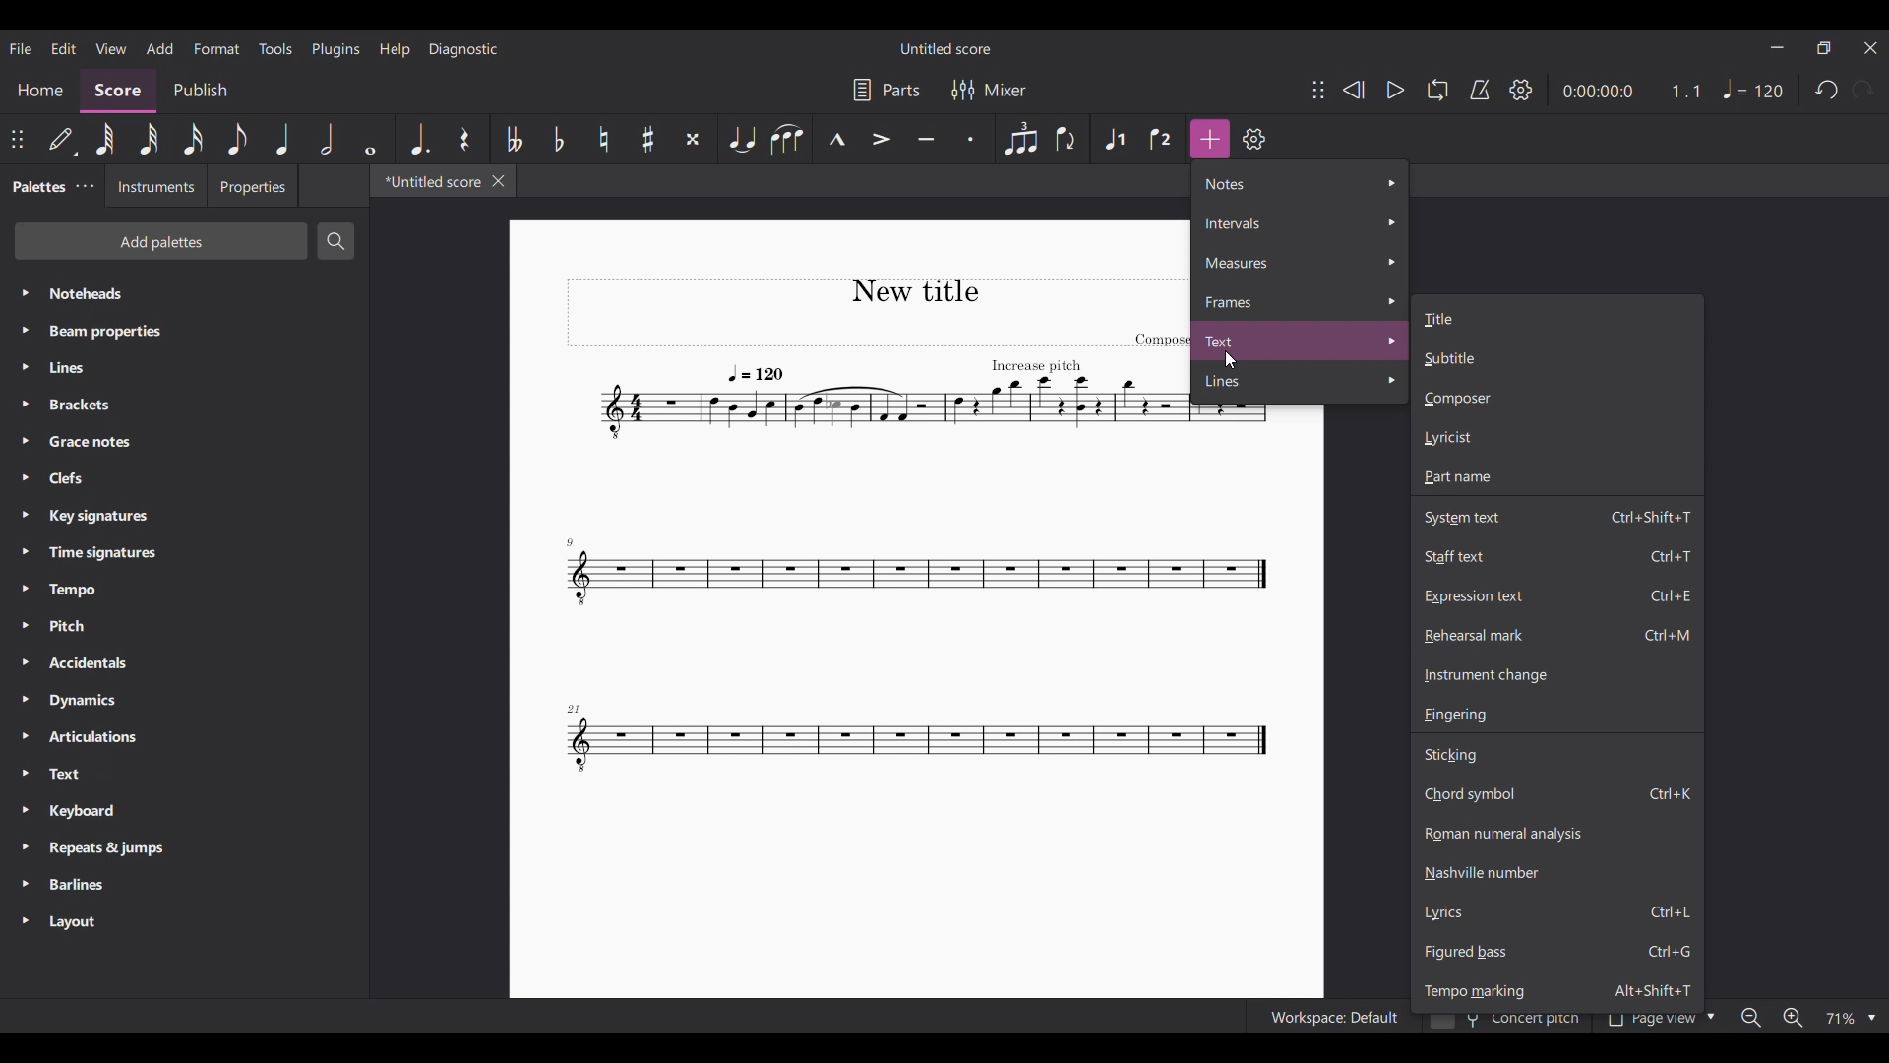  What do you see at coordinates (185, 922) in the screenshot?
I see `Layout` at bounding box center [185, 922].